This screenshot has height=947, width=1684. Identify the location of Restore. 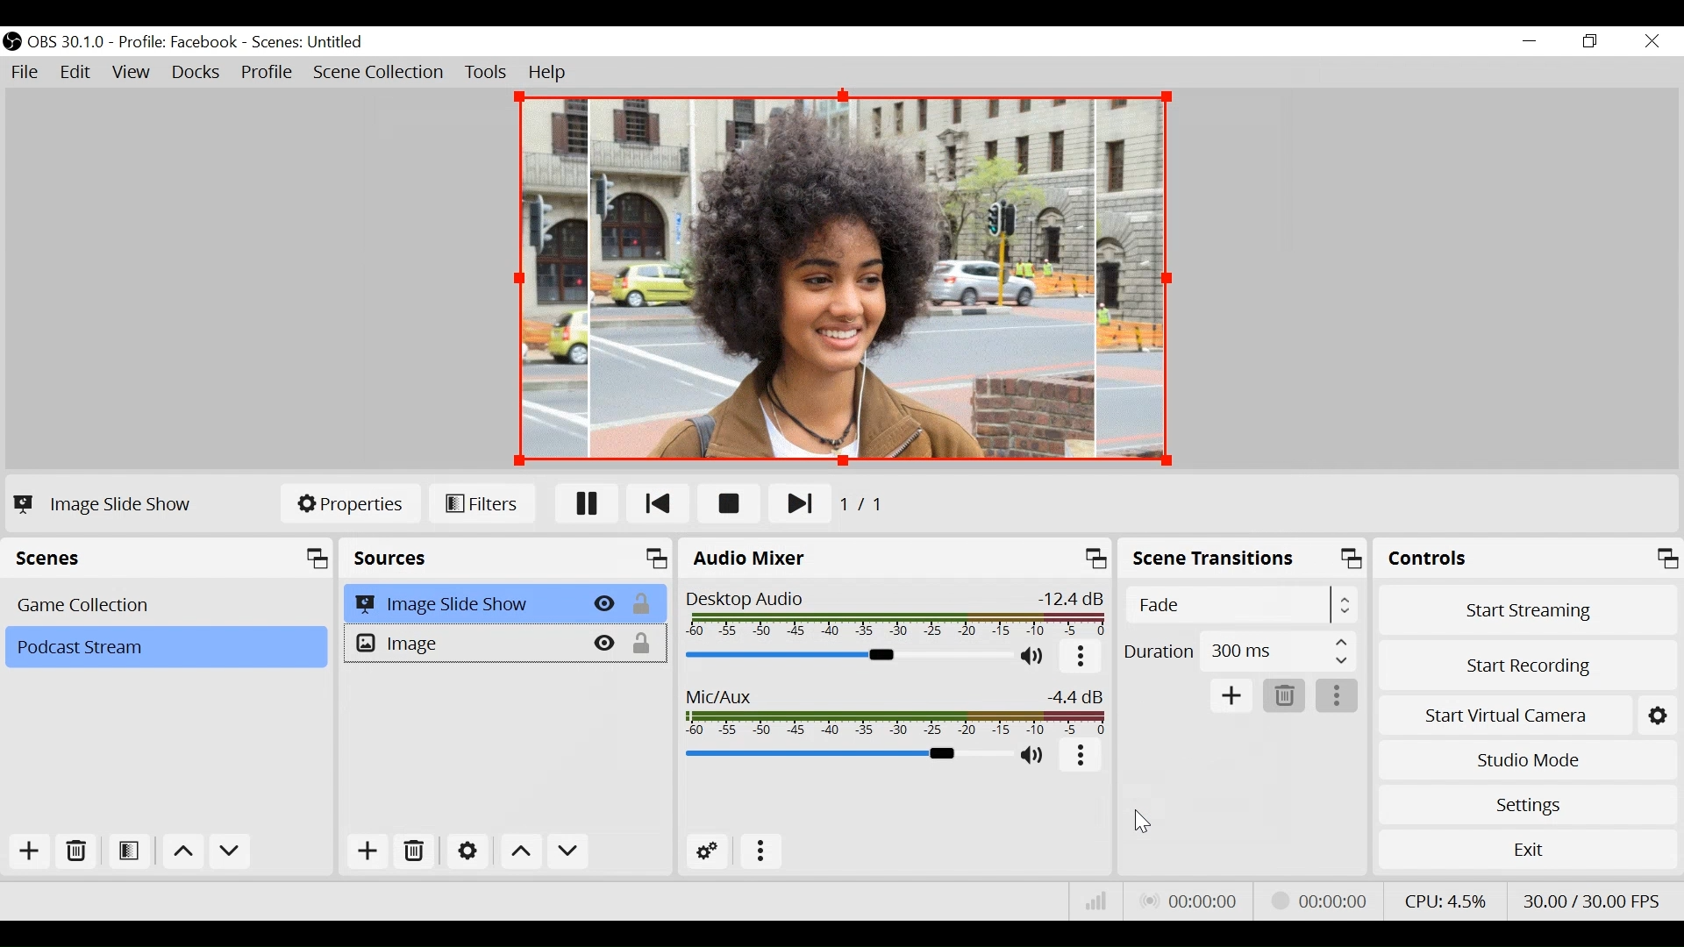
(1592, 42).